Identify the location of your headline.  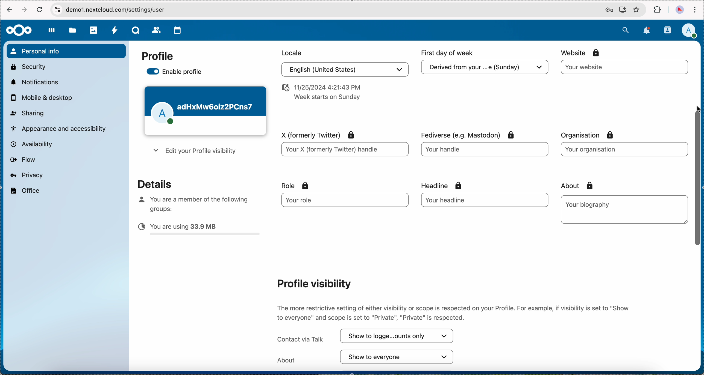
(468, 200).